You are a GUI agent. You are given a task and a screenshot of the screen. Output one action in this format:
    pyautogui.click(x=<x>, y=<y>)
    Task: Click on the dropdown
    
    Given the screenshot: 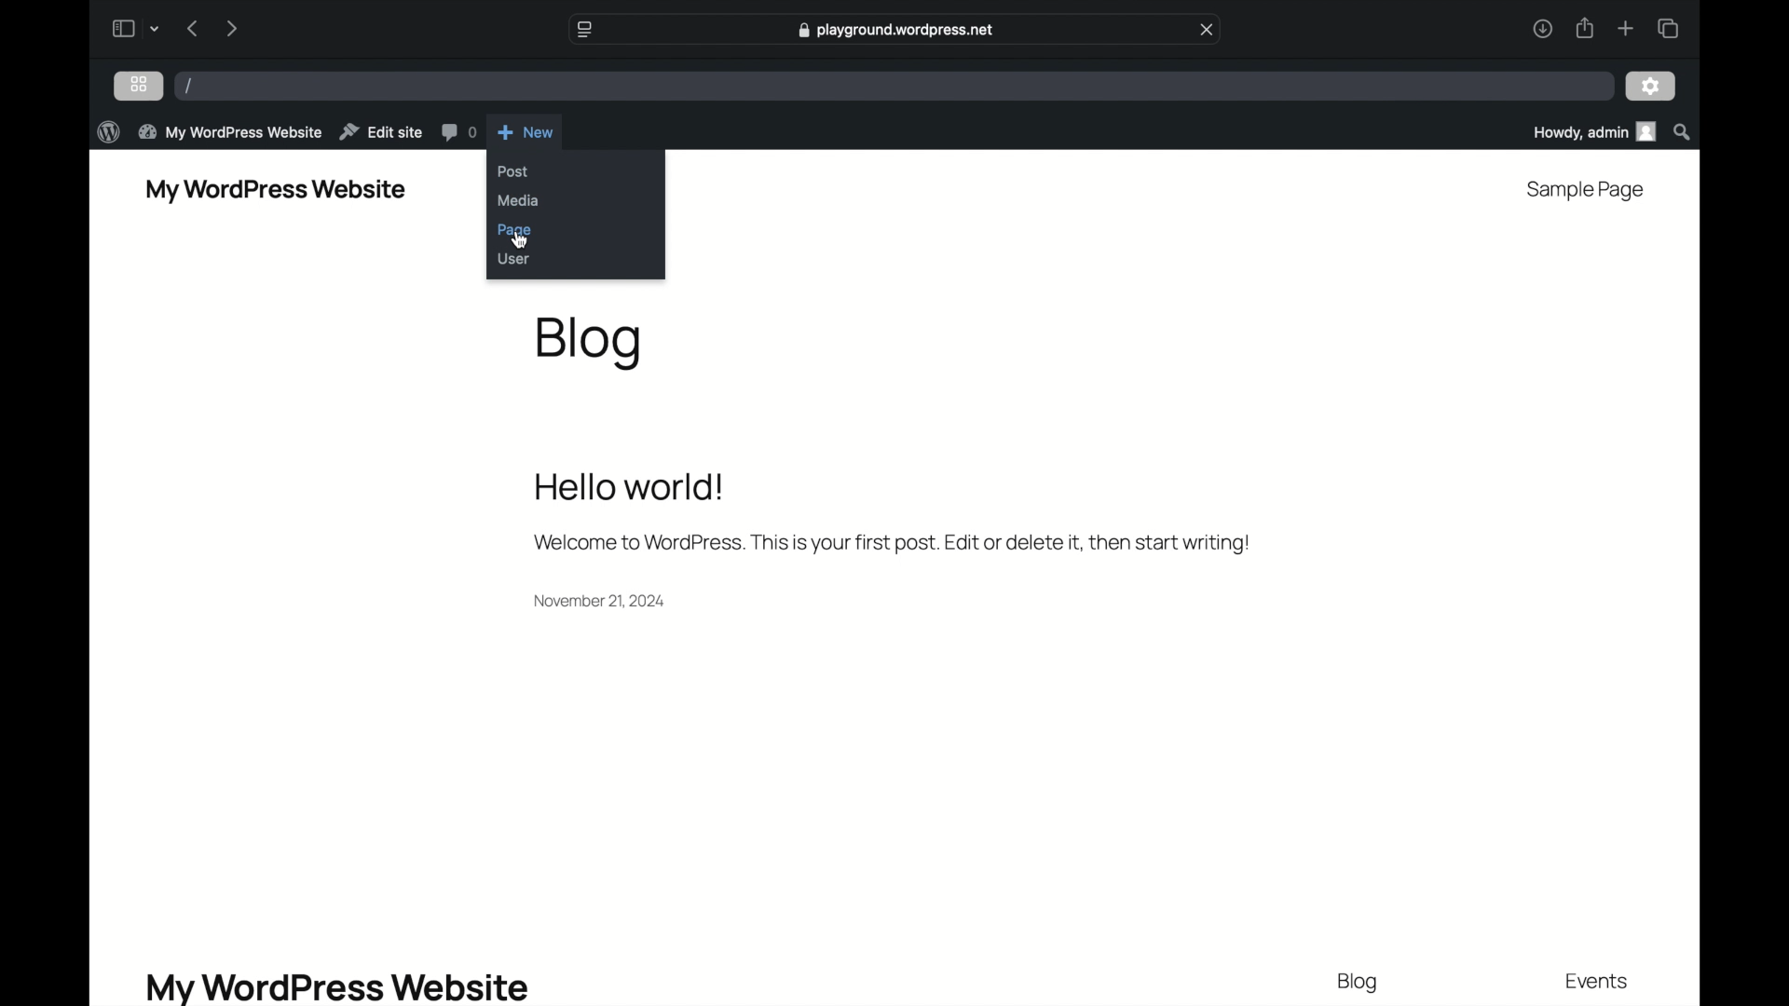 What is the action you would take?
    pyautogui.click(x=155, y=28)
    